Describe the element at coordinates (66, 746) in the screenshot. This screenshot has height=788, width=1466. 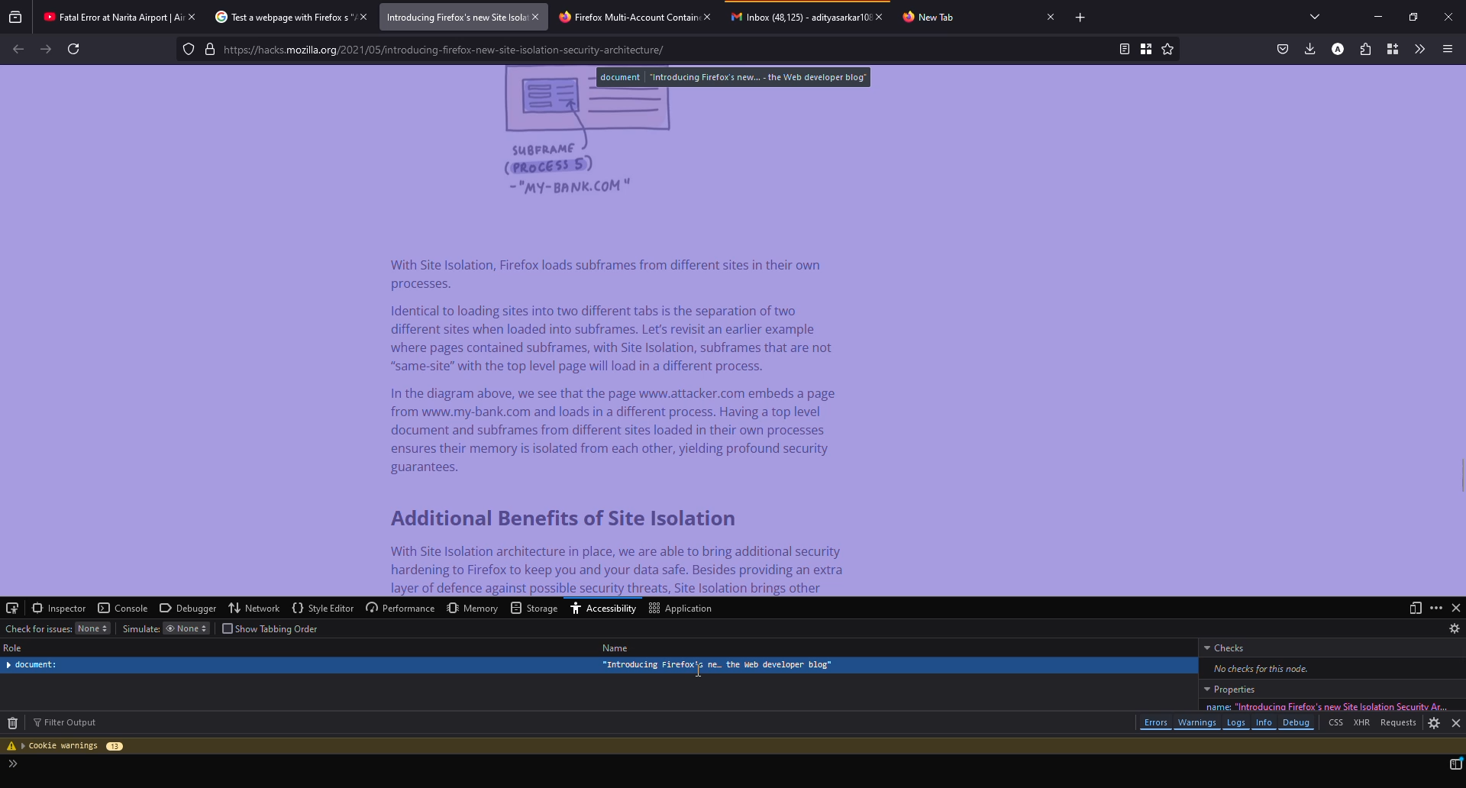
I see `cookie warning` at that location.